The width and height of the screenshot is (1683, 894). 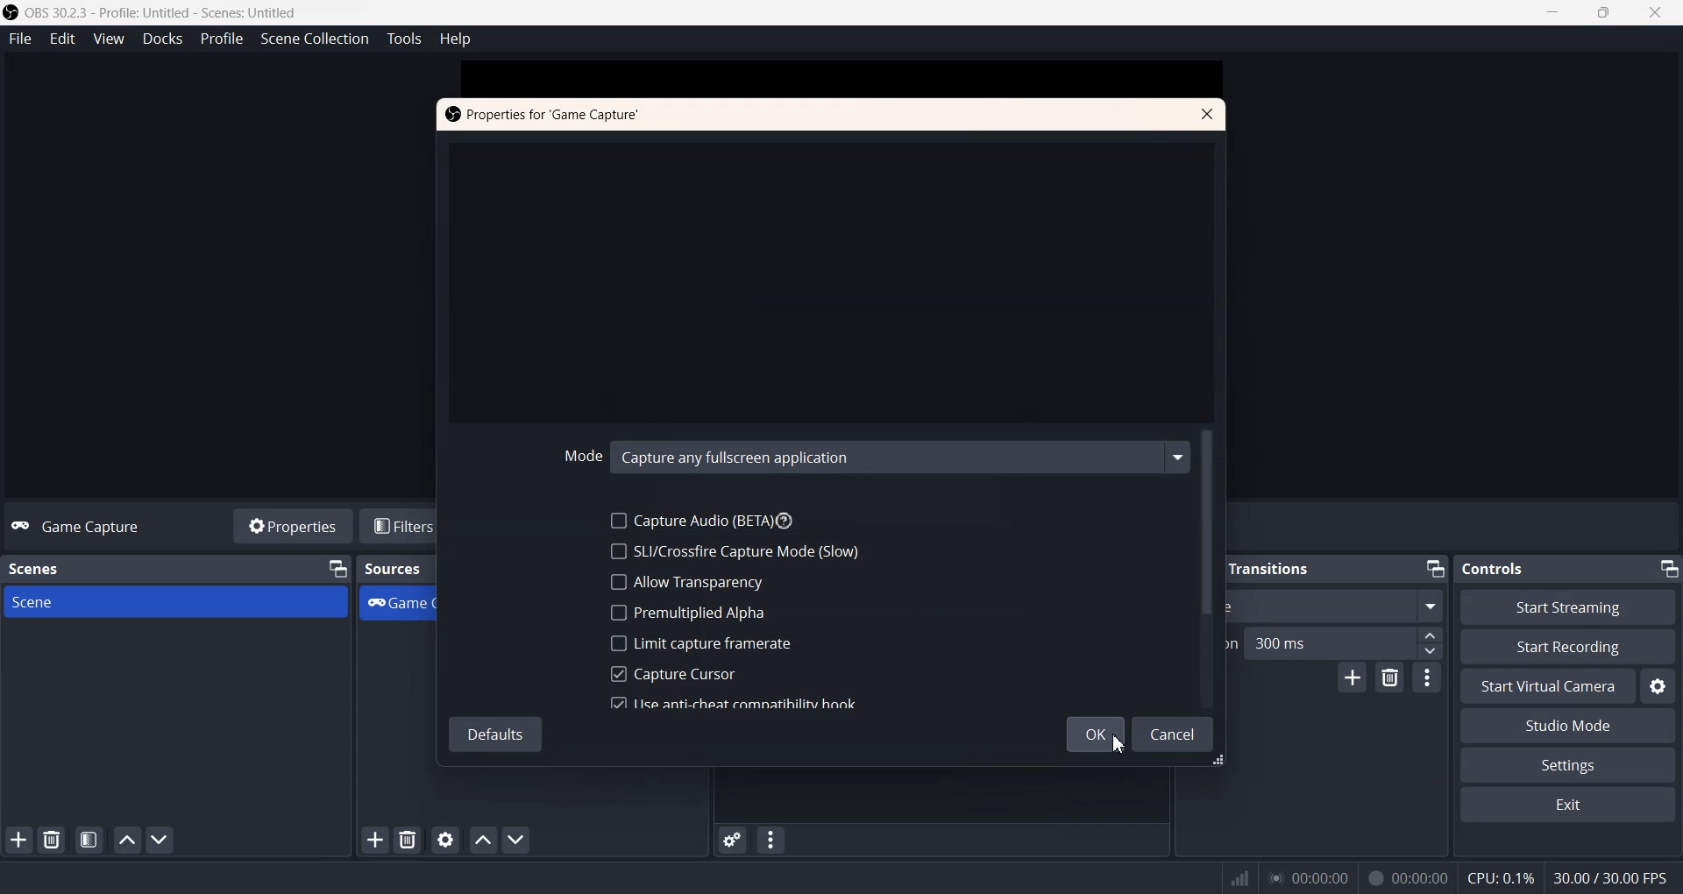 I want to click on Capture Audio , so click(x=707, y=519).